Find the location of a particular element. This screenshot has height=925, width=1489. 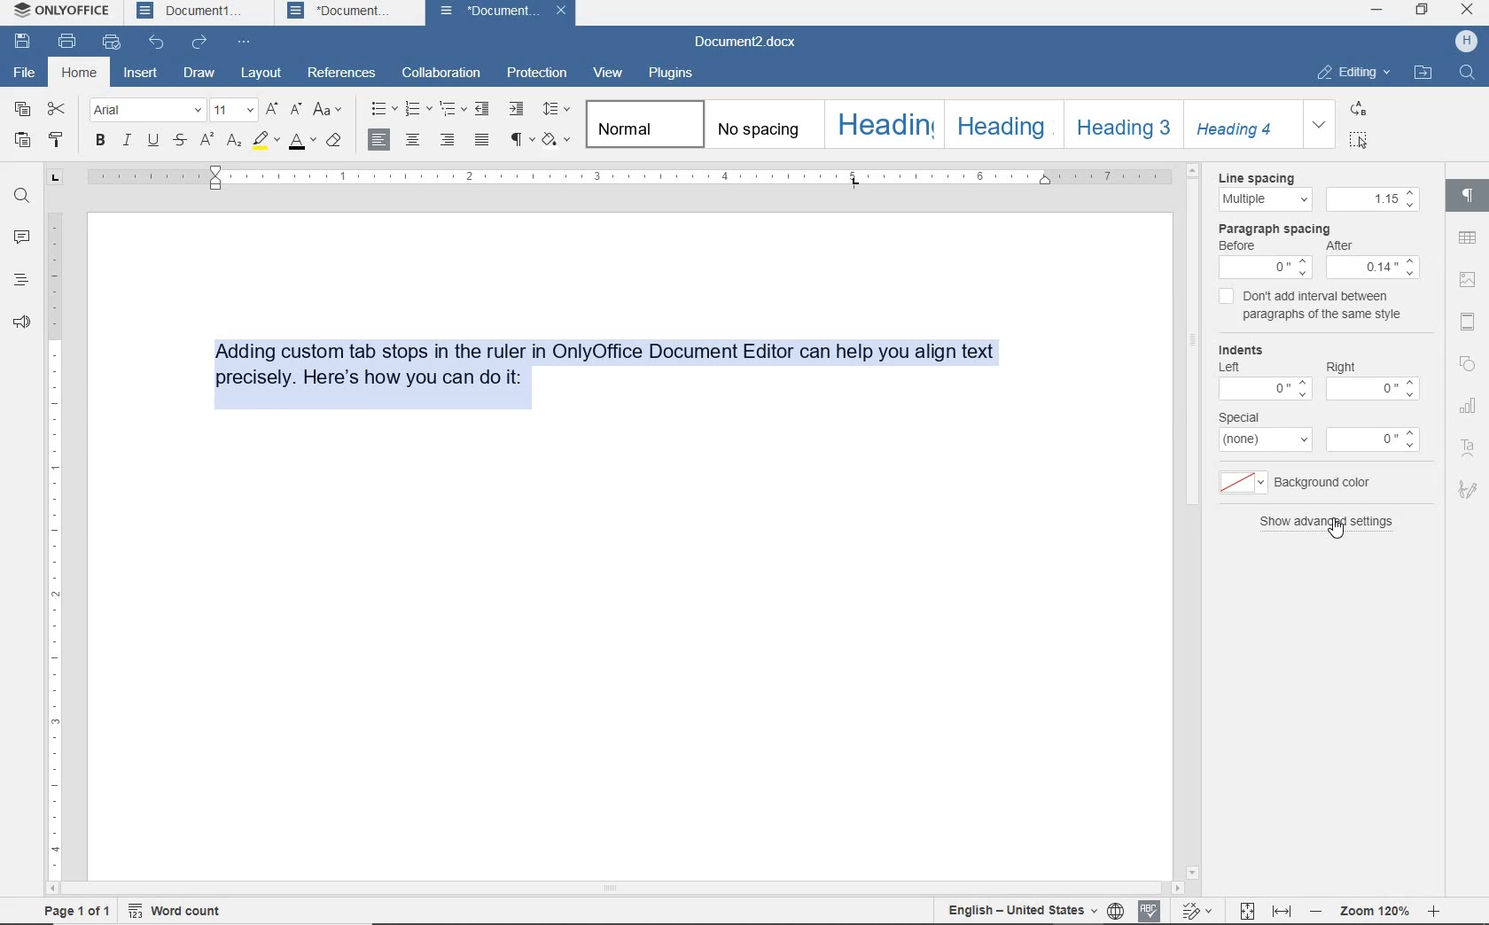

redo is located at coordinates (200, 44).